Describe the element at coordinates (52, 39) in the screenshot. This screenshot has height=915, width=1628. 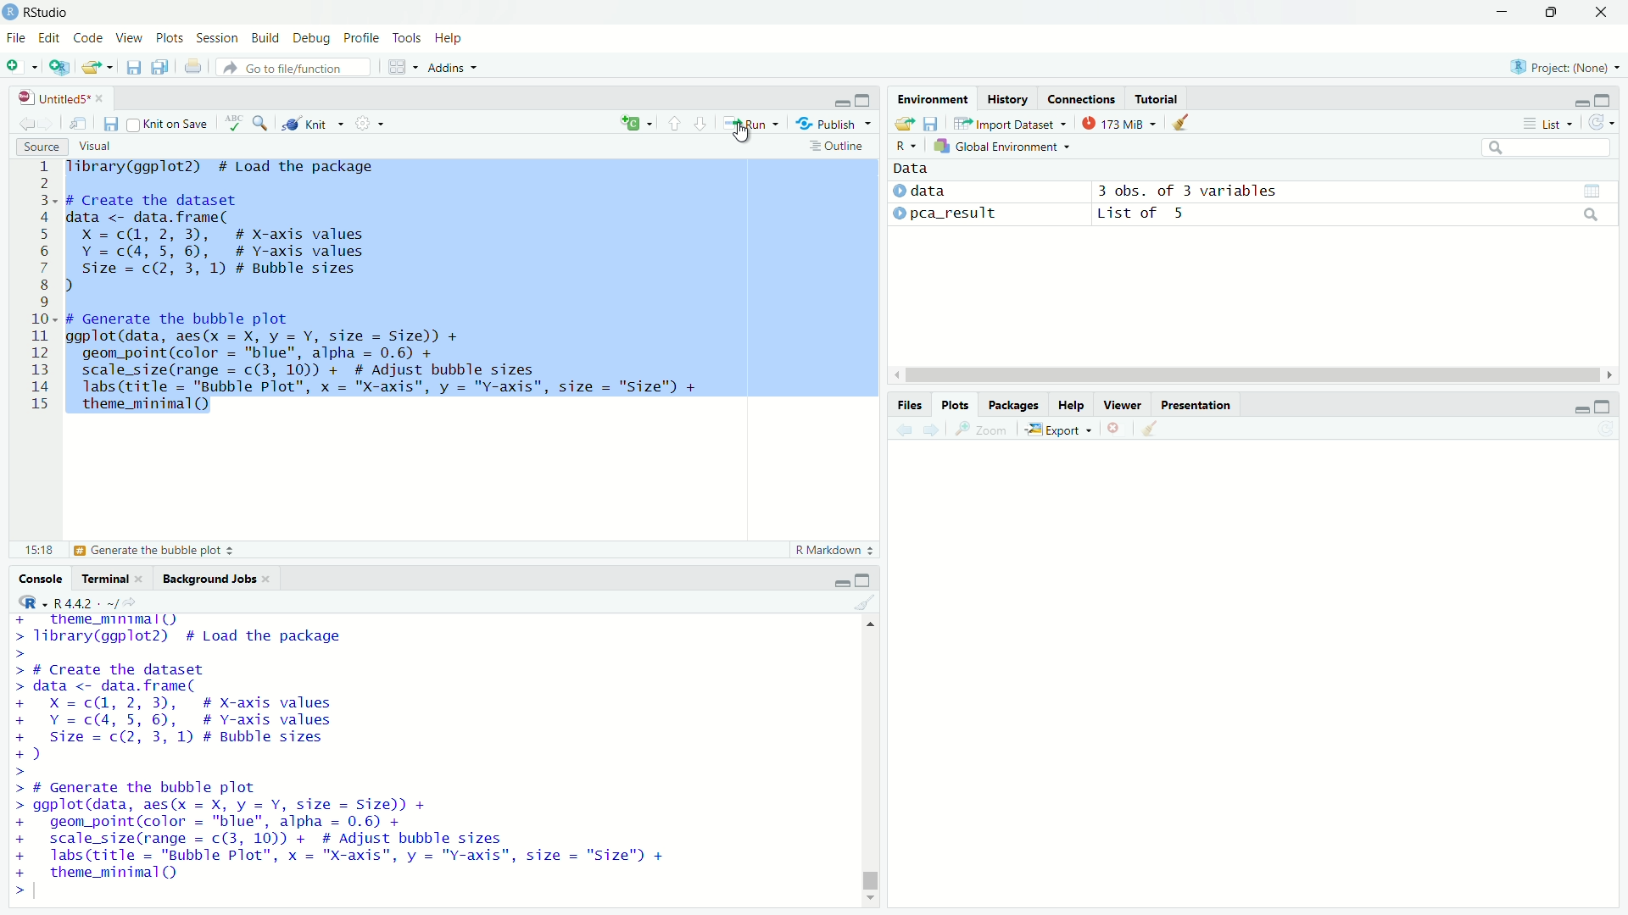
I see `Edit` at that location.